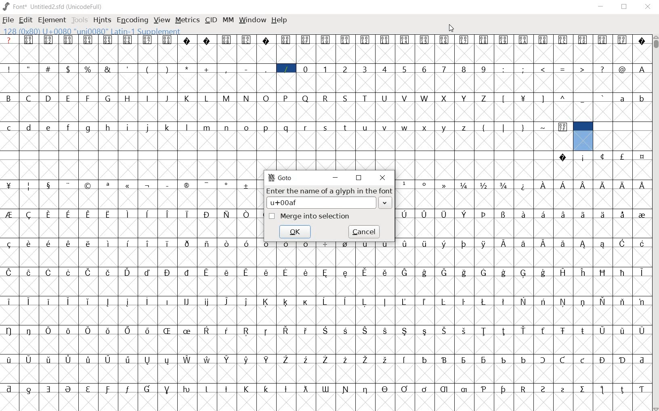 The width and height of the screenshot is (659, 411). I want to click on F, so click(89, 98).